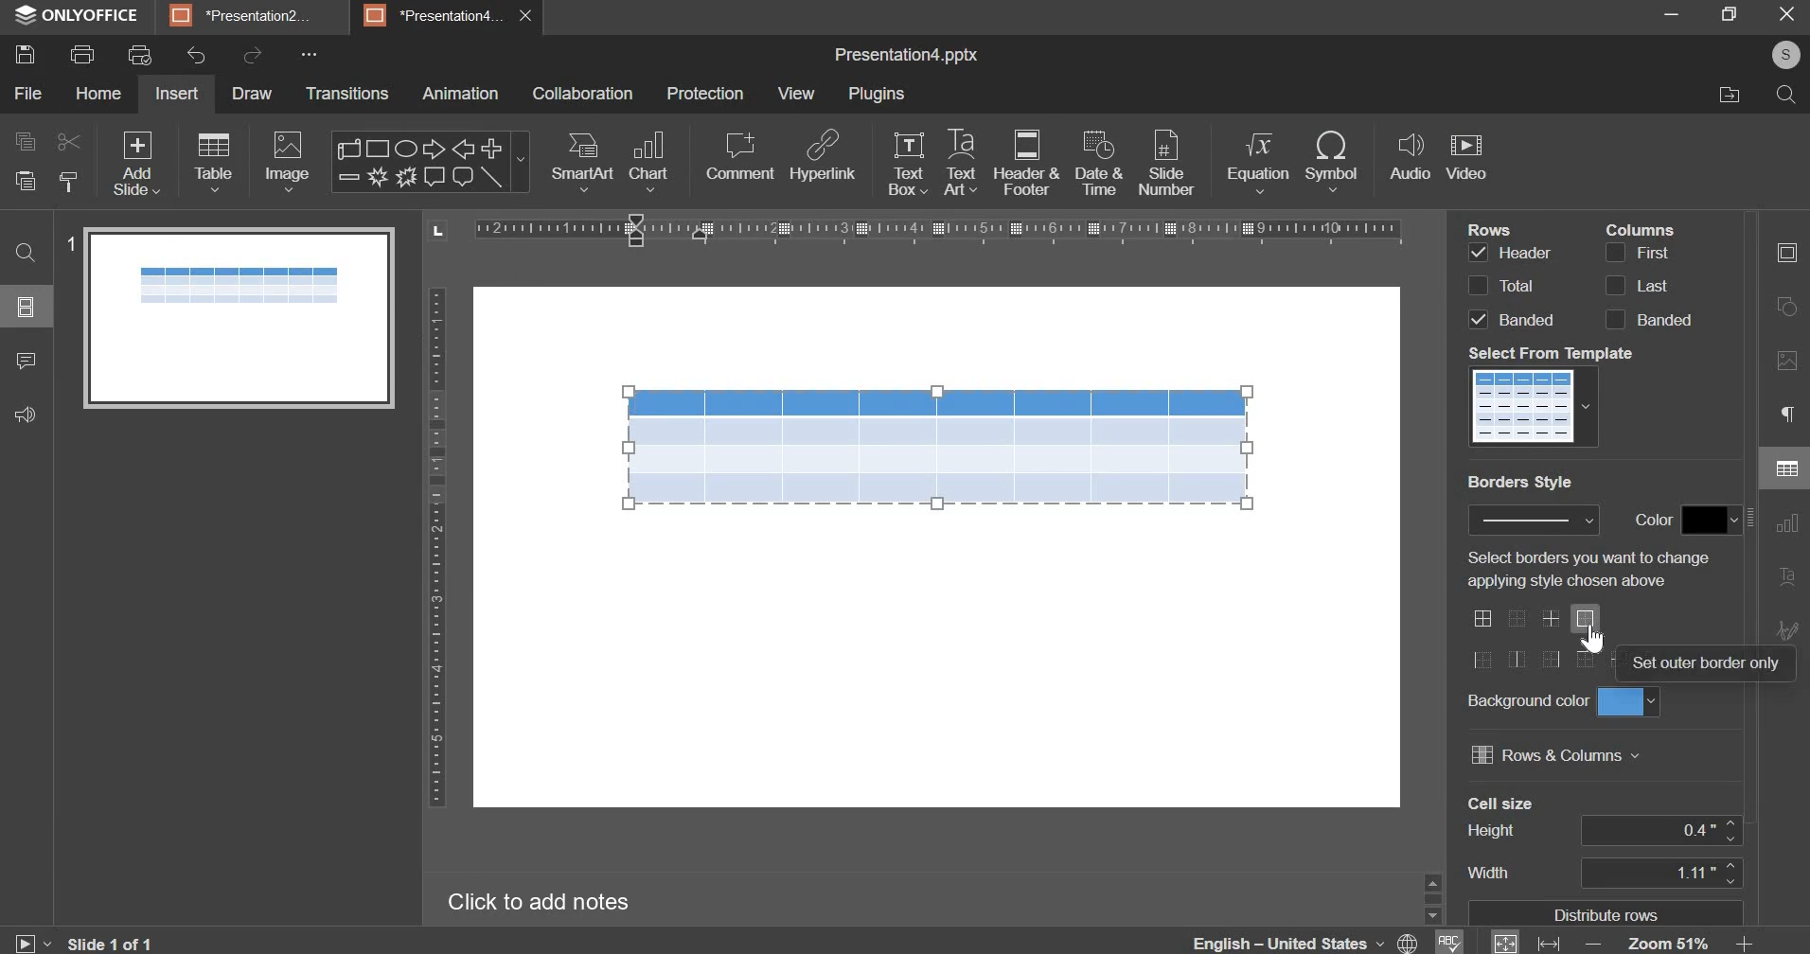  What do you see at coordinates (1466, 155) in the screenshot?
I see `video` at bounding box center [1466, 155].